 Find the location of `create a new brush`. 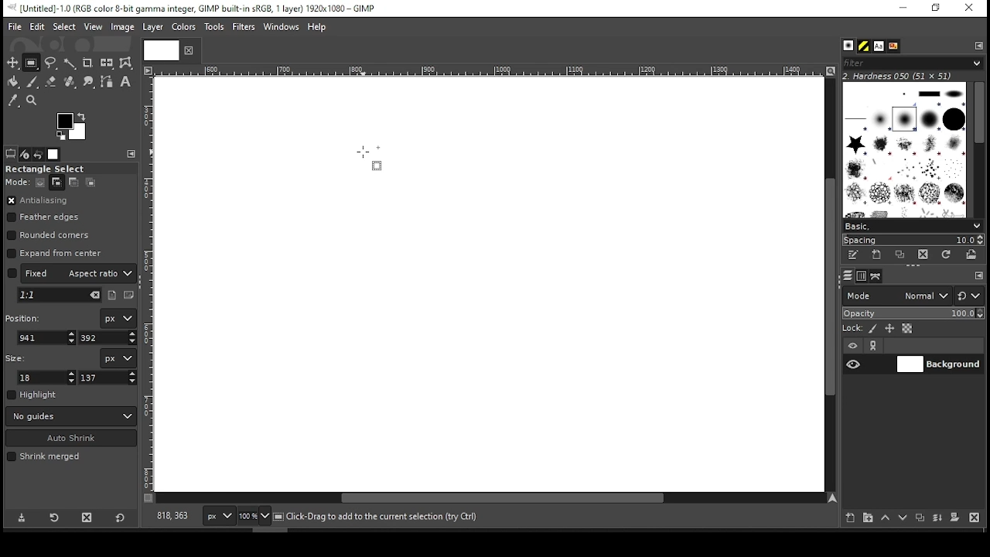

create a new brush is located at coordinates (879, 255).